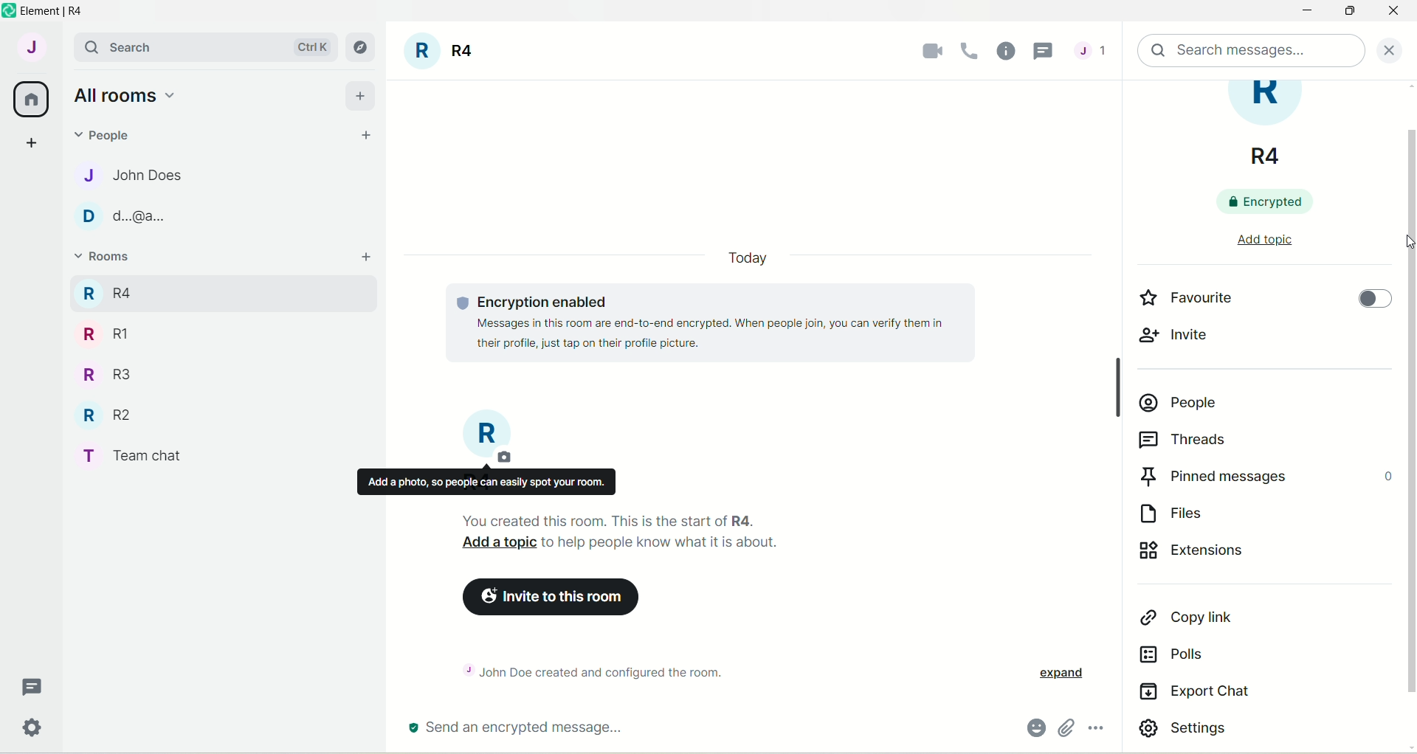 The width and height of the screenshot is (1417, 754). Describe the element at coordinates (1046, 52) in the screenshot. I see `cursor` at that location.